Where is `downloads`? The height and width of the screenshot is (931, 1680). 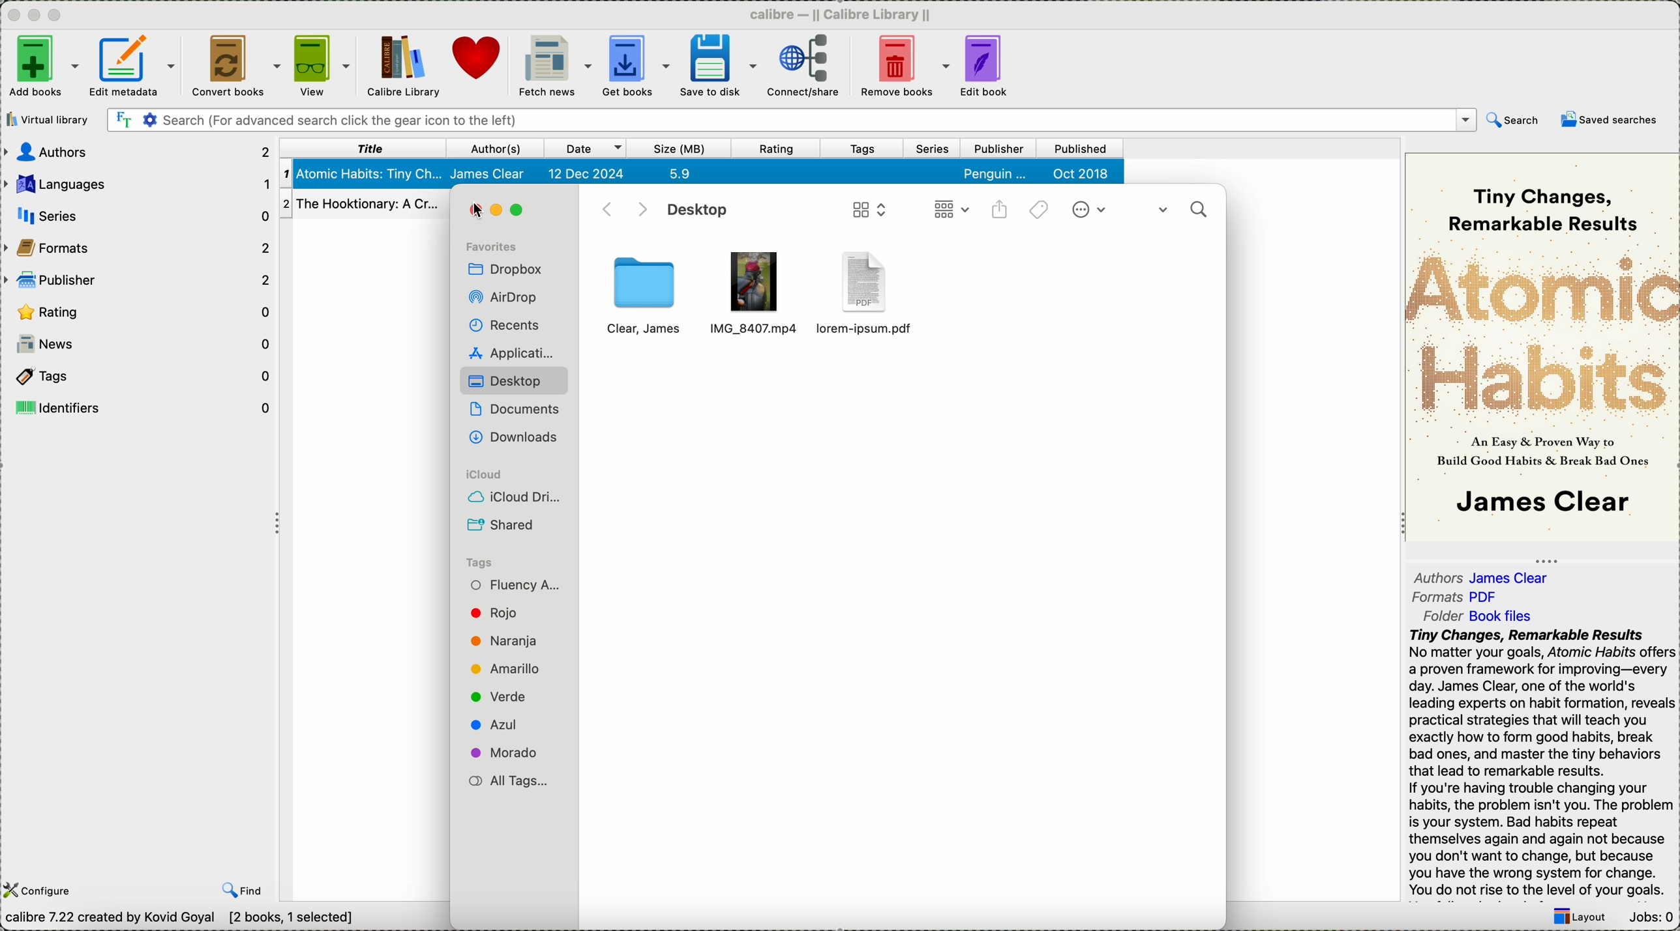
downloads is located at coordinates (511, 435).